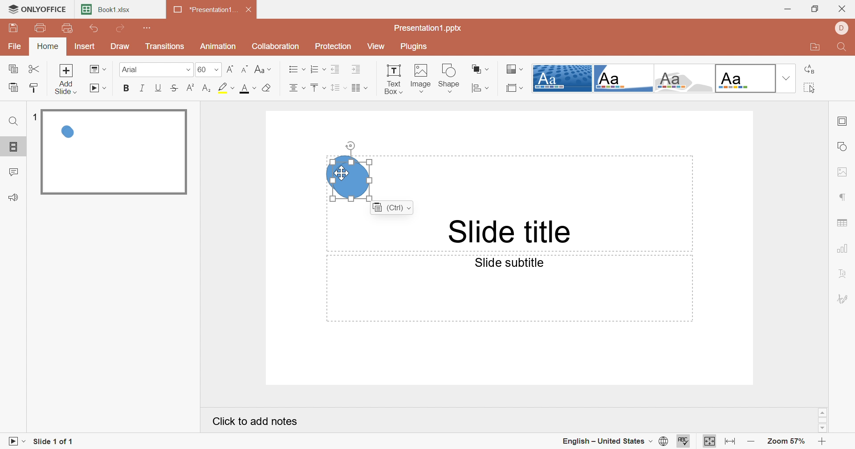 Image resolution: width=855 pixels, height=449 pixels. I want to click on Font, so click(151, 69).